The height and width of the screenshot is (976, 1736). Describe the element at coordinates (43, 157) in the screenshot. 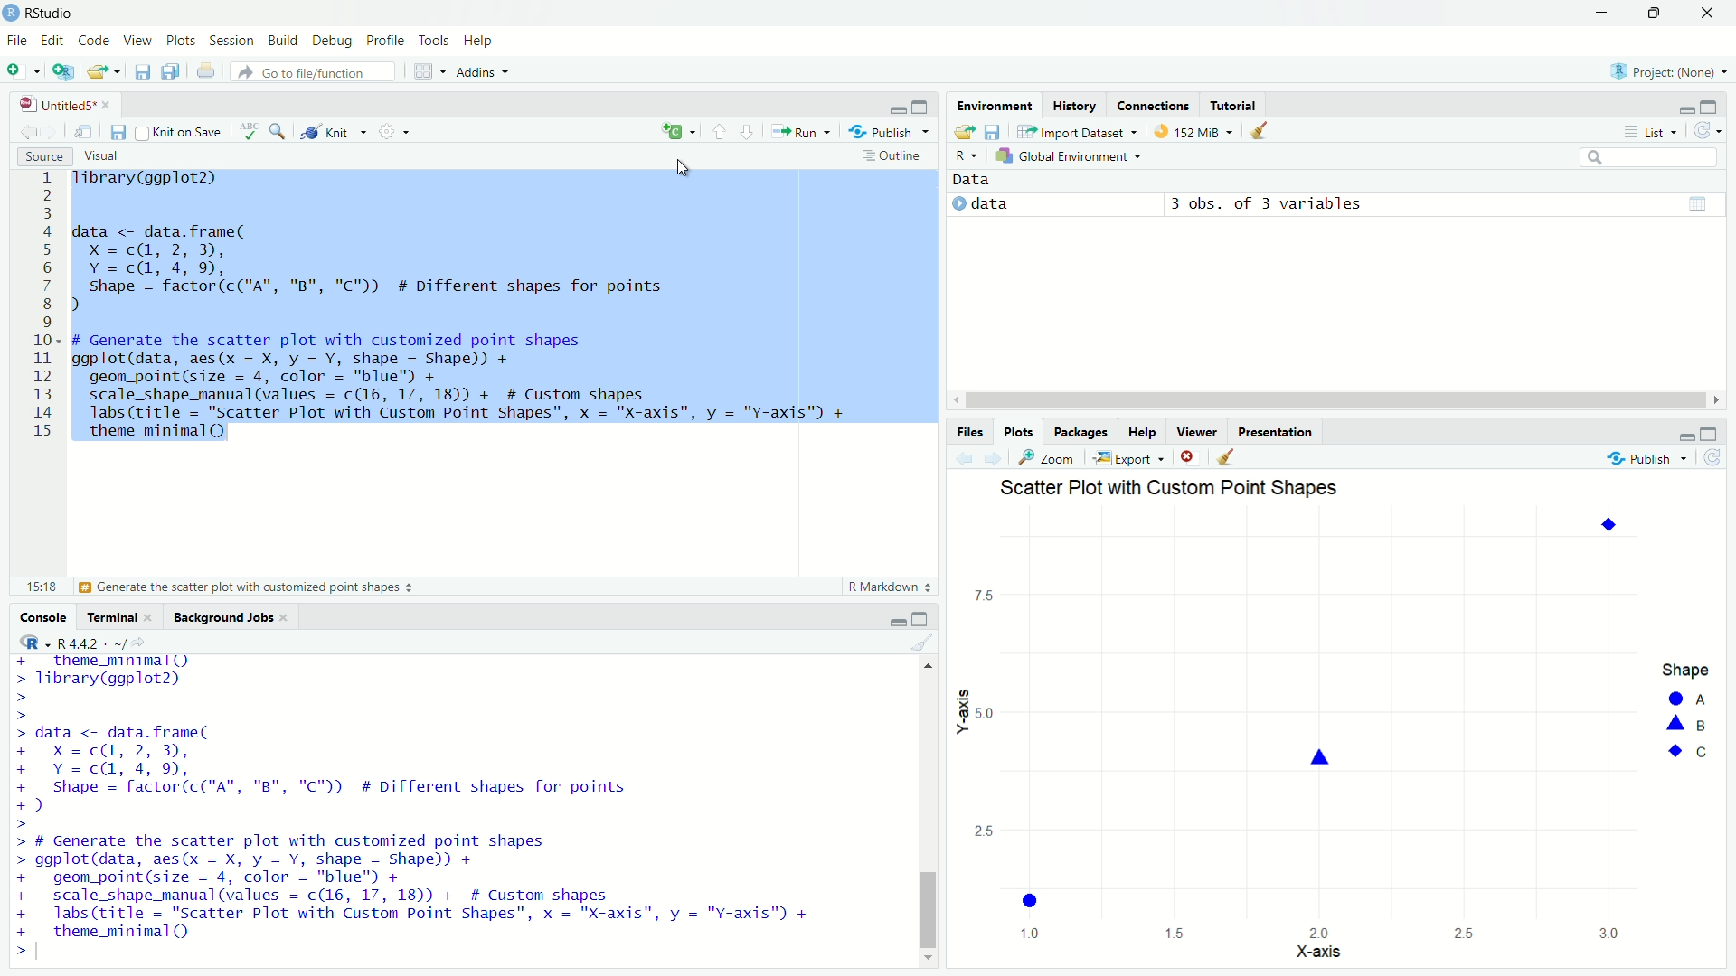

I see `Source` at that location.